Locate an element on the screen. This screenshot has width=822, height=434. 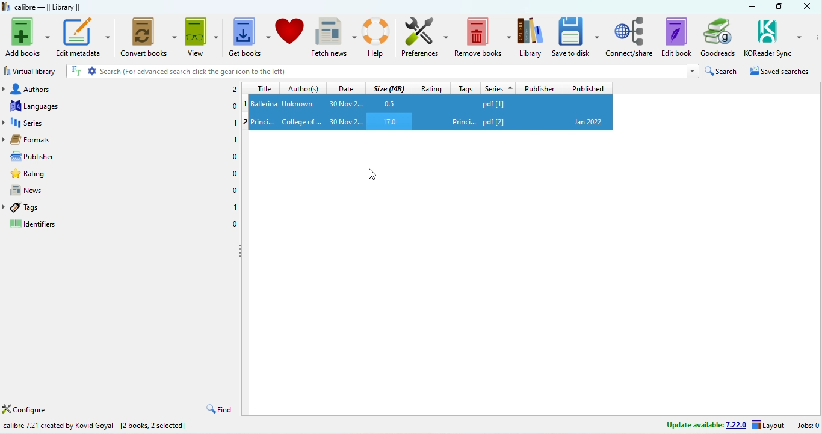
2 princi... is located at coordinates (260, 122).